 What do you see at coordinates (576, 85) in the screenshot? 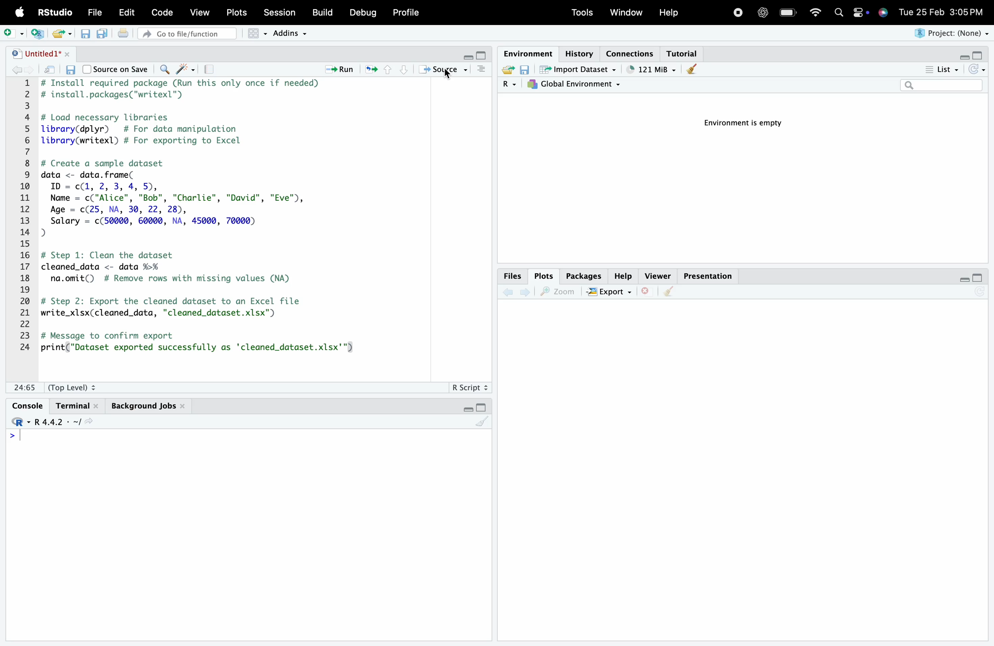
I see `Global Environment` at bounding box center [576, 85].